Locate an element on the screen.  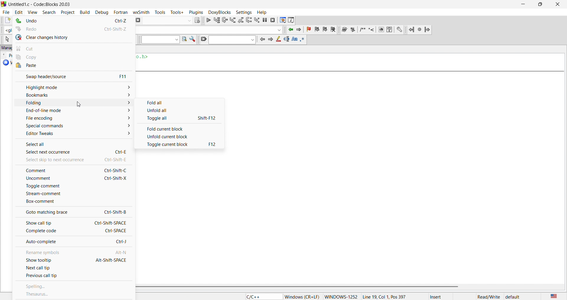
show selected target dialog is located at coordinates (196, 20).